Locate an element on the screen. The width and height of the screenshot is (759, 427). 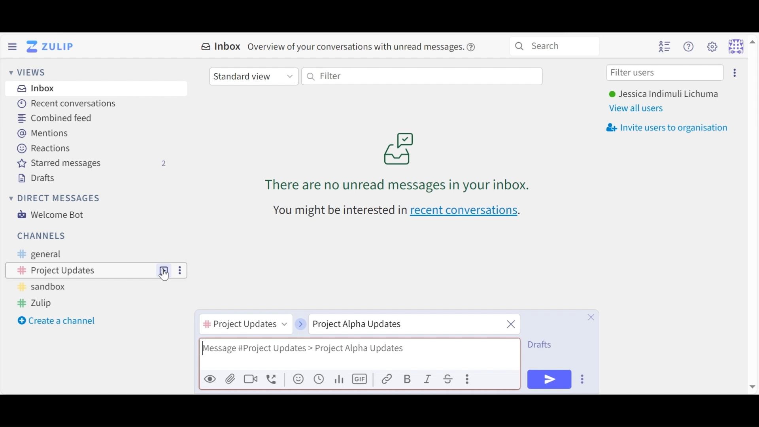
Send Options is located at coordinates (583, 379).